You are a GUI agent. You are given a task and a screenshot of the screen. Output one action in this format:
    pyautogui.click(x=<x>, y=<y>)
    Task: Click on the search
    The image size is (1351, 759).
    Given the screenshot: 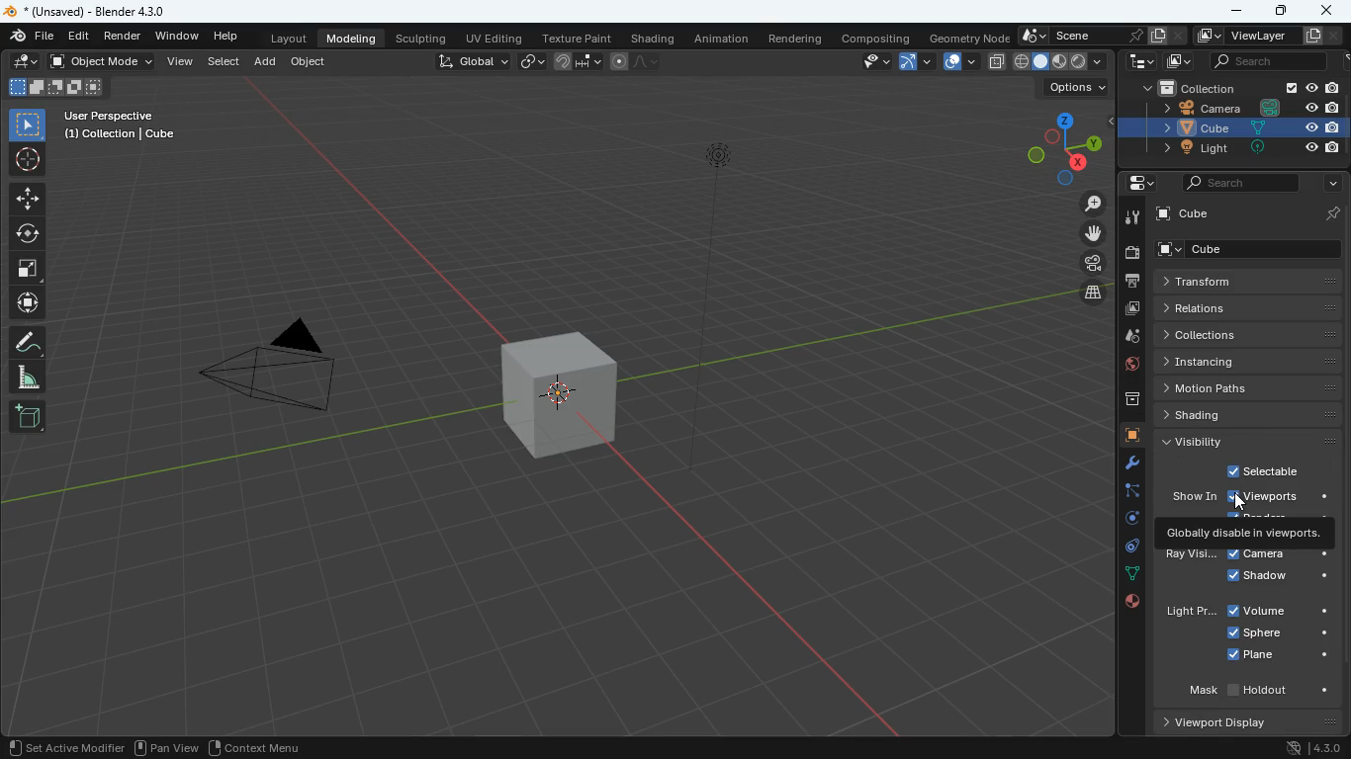 What is the action you would take?
    pyautogui.click(x=1230, y=183)
    